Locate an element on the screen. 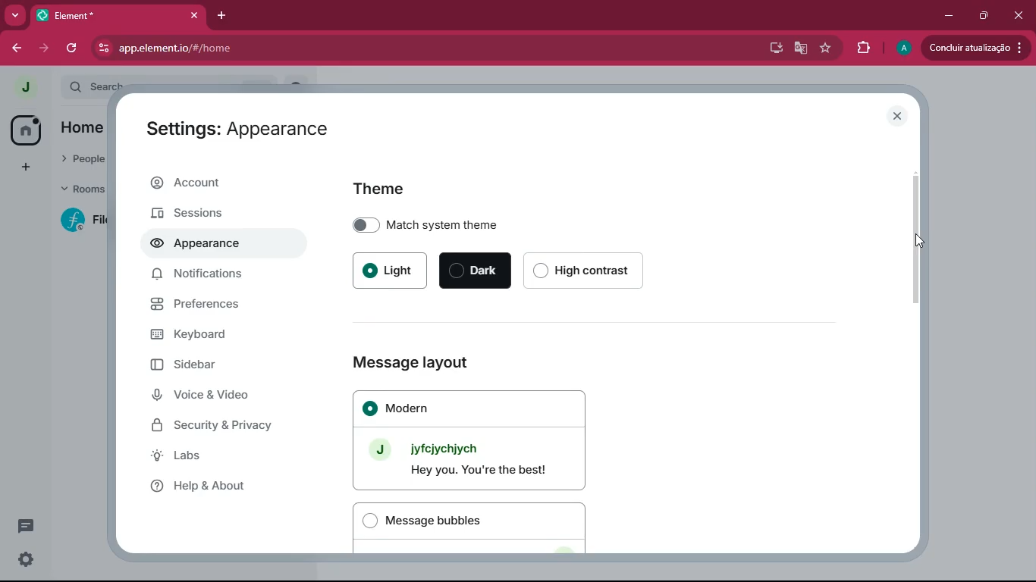 The height and width of the screenshot is (582, 1036). profile picture is located at coordinates (21, 87).